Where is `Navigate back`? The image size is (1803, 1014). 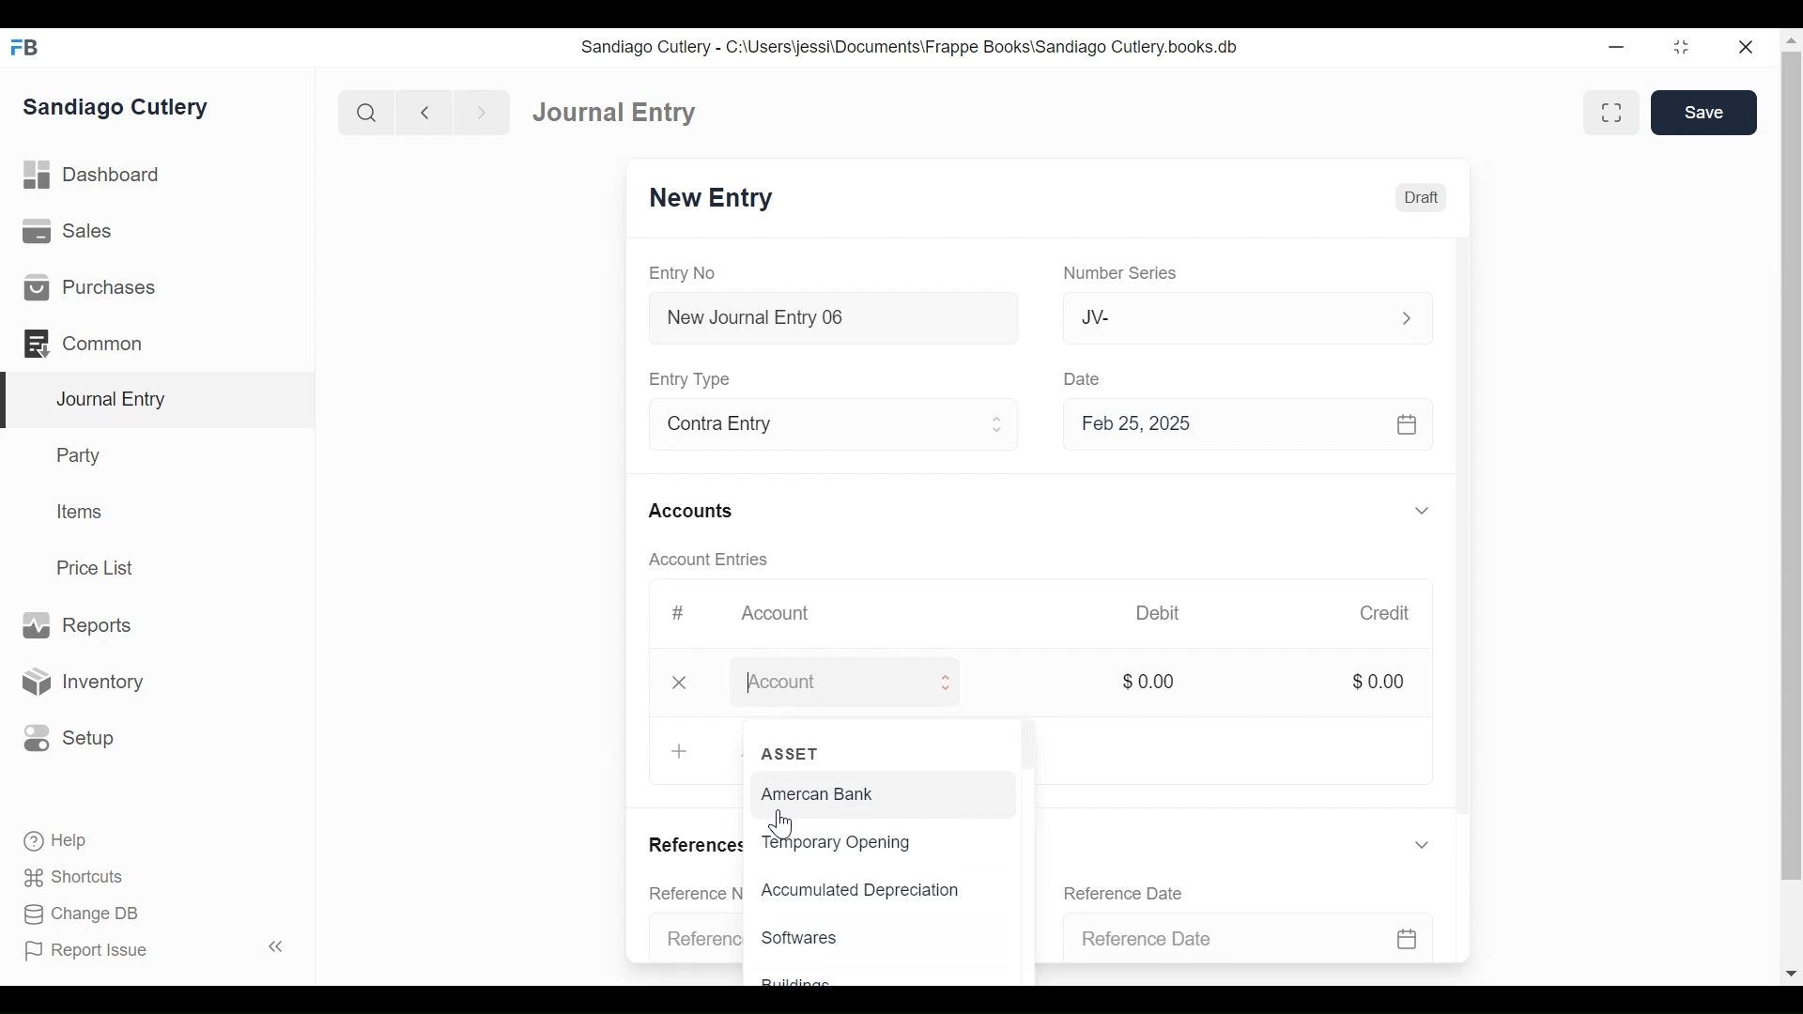 Navigate back is located at coordinates (424, 115).